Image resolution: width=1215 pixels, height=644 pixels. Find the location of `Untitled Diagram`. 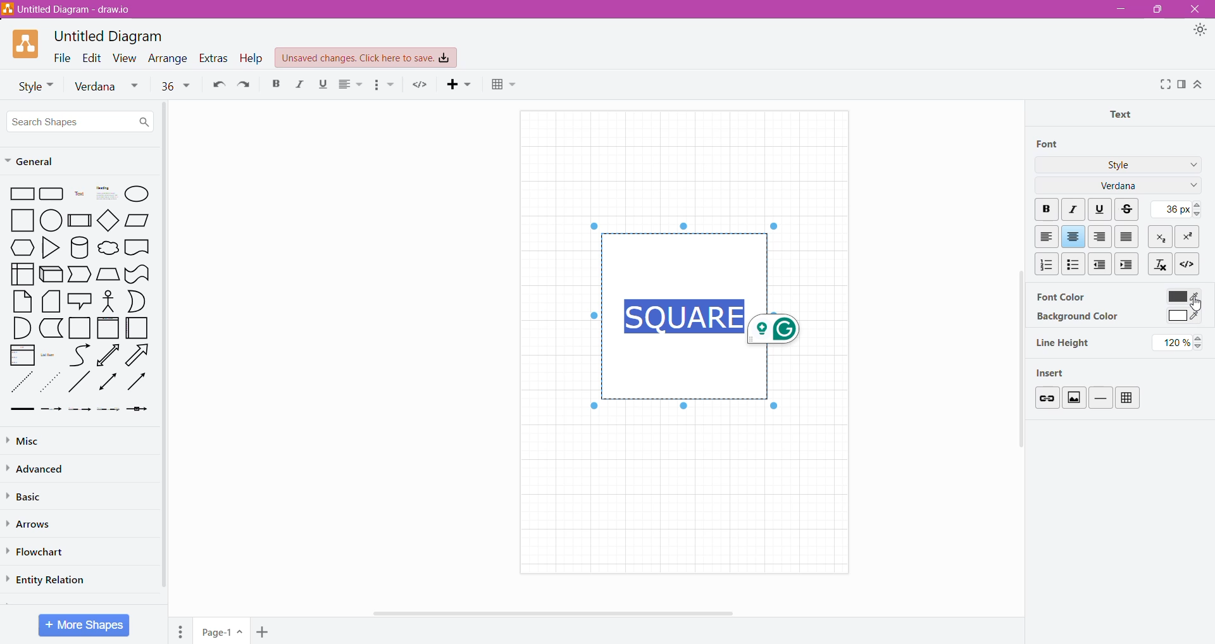

Untitled Diagram is located at coordinates (112, 36).